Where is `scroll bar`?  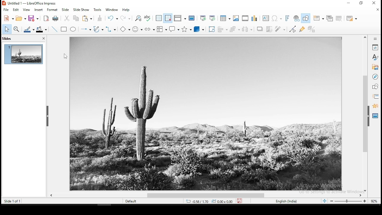 scroll bar is located at coordinates (205, 195).